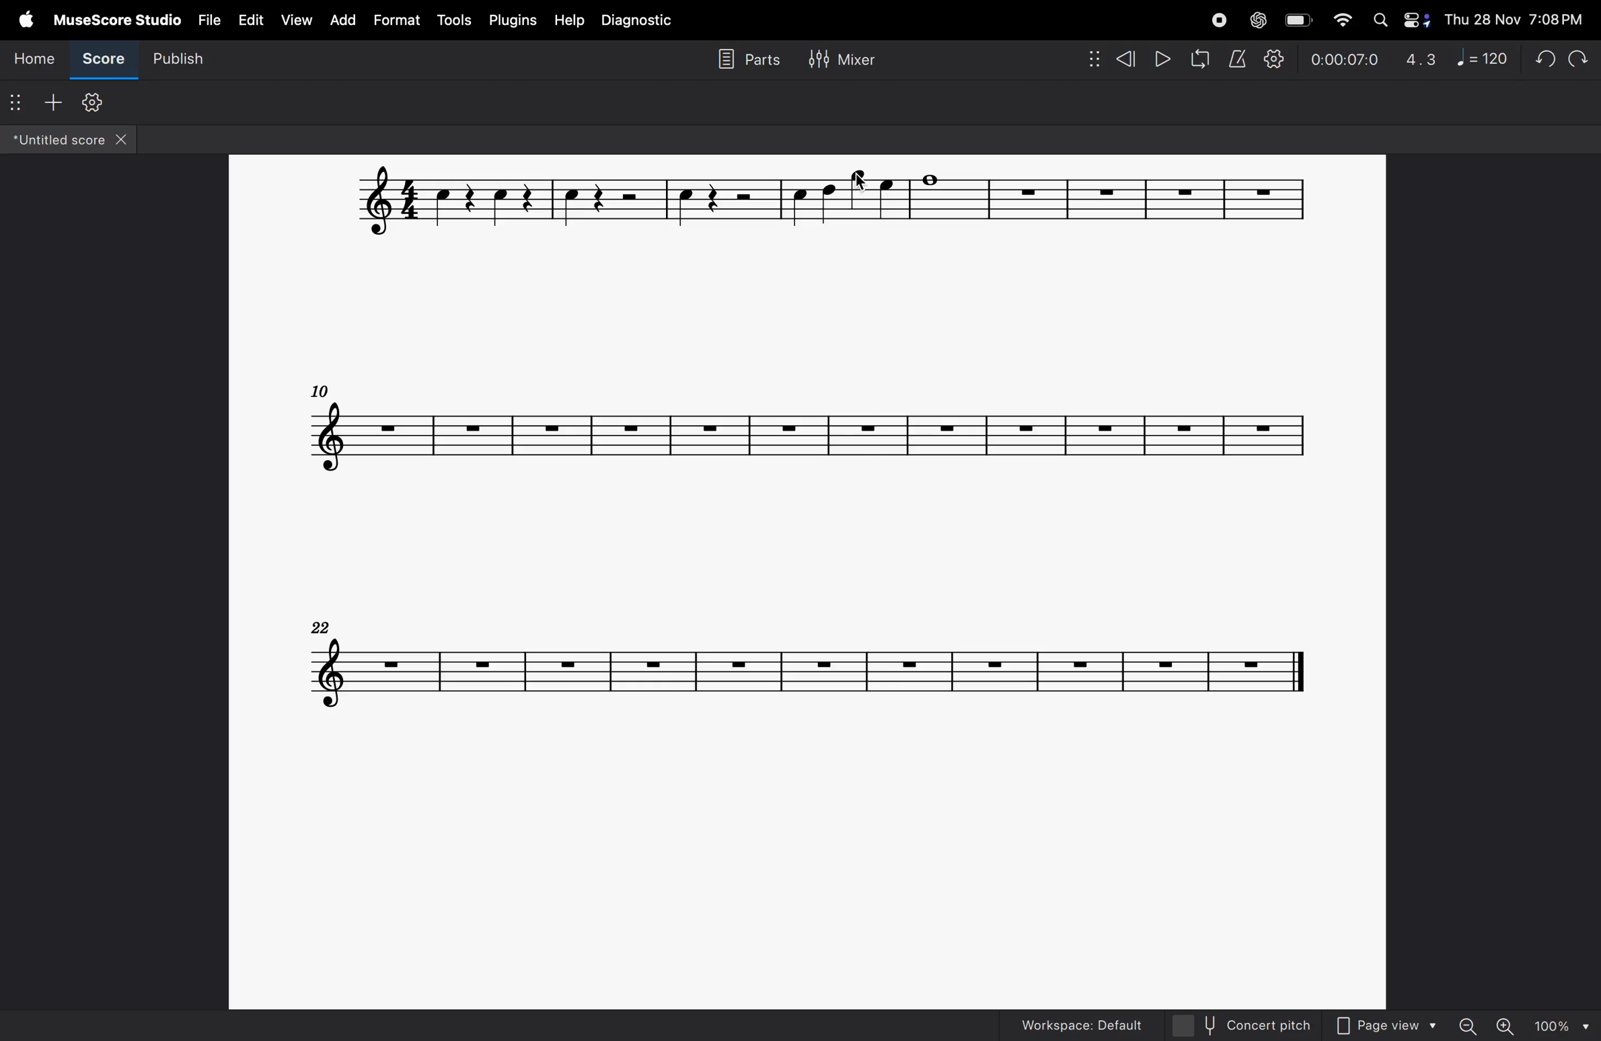  I want to click on diagnostic, so click(642, 21).